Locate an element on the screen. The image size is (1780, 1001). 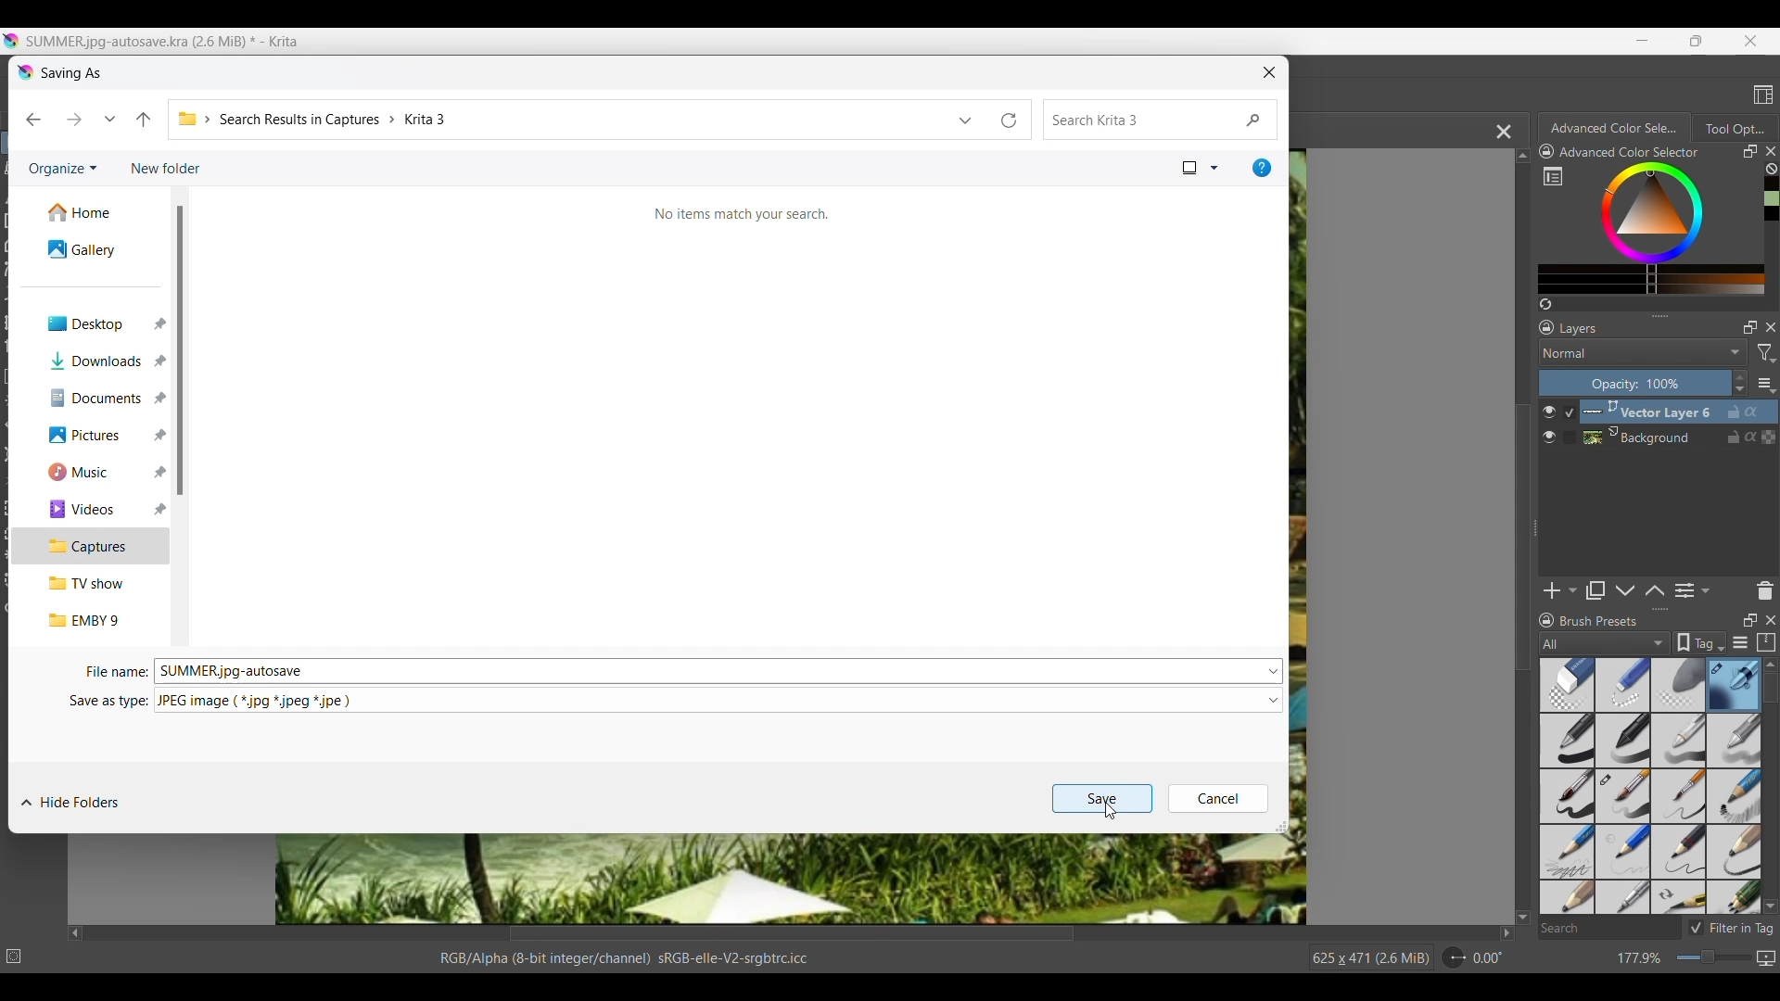
Float panel is located at coordinates (1749, 151).